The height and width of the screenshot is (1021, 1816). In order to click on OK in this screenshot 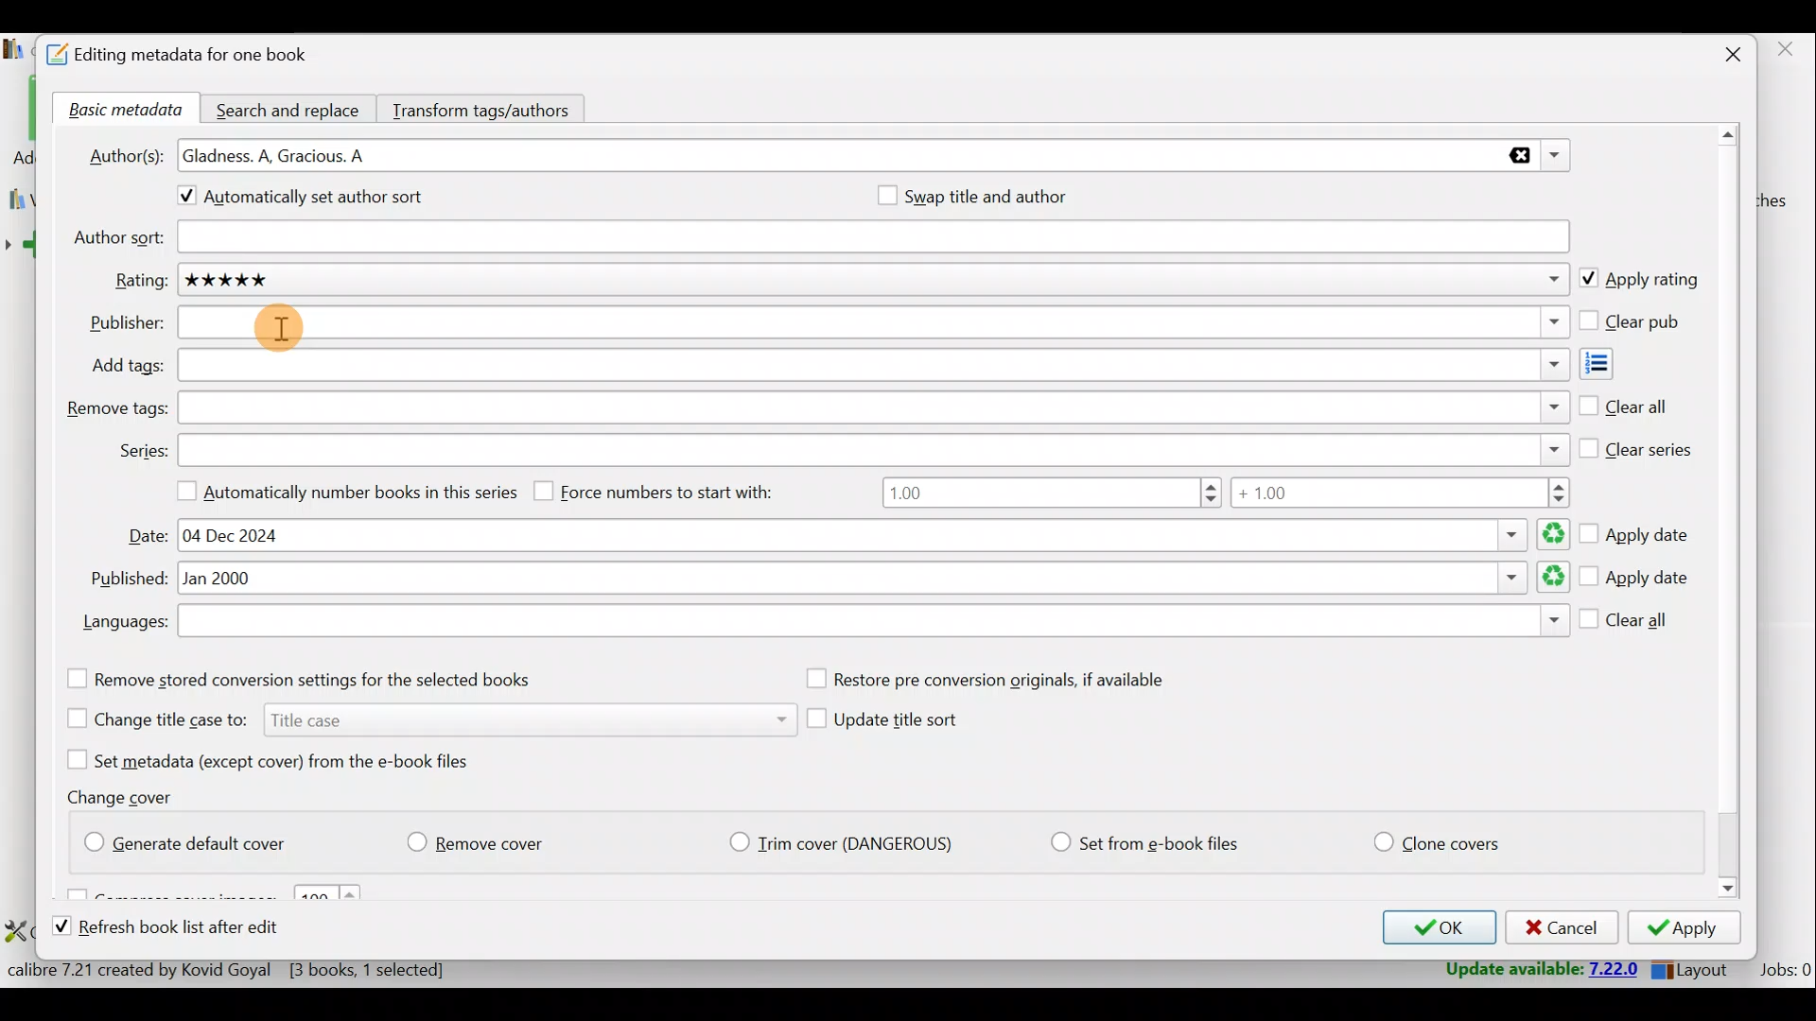, I will do `click(1434, 927)`.